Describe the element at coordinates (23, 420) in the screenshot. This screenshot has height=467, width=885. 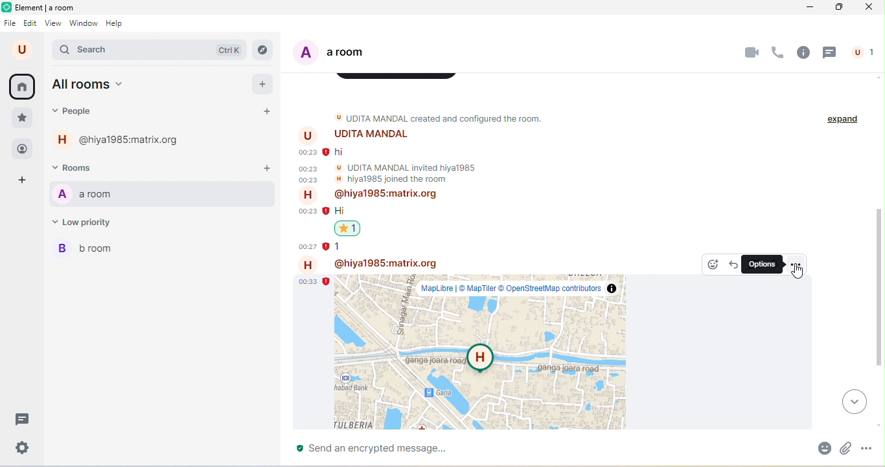
I see `threads` at that location.